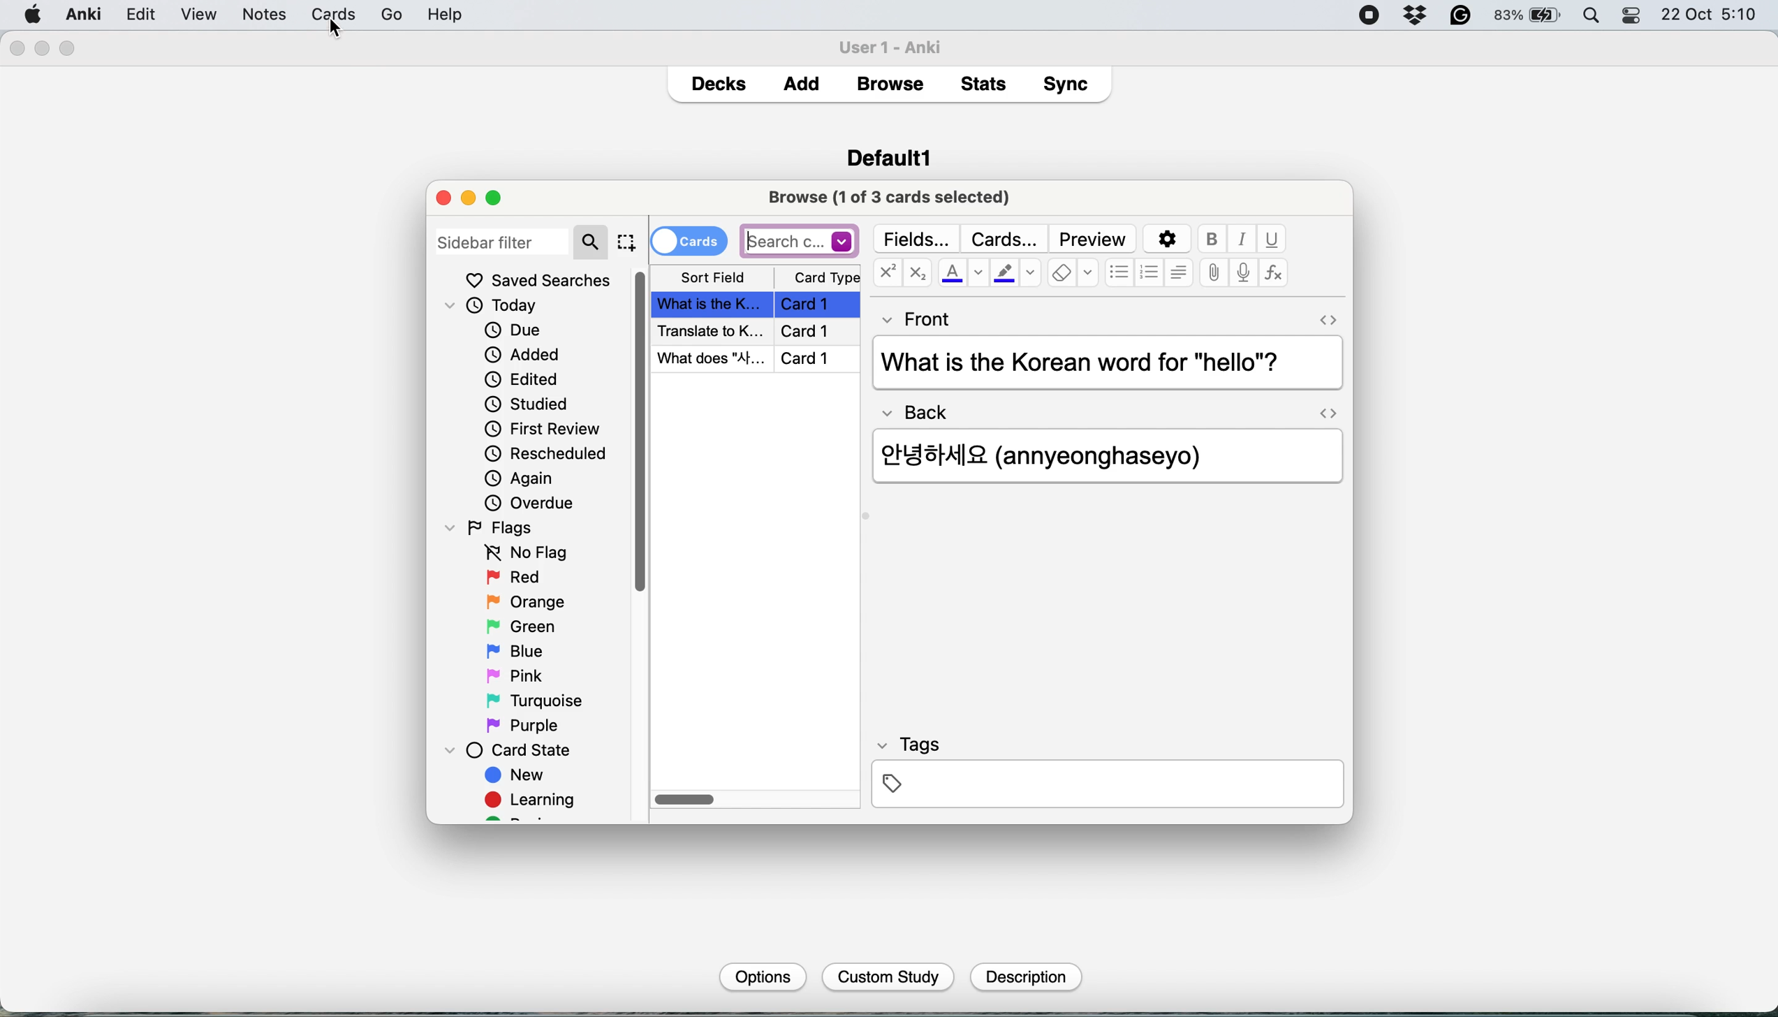 The image size is (1778, 1017). Describe the element at coordinates (686, 800) in the screenshot. I see `horizontal scroll bar` at that location.